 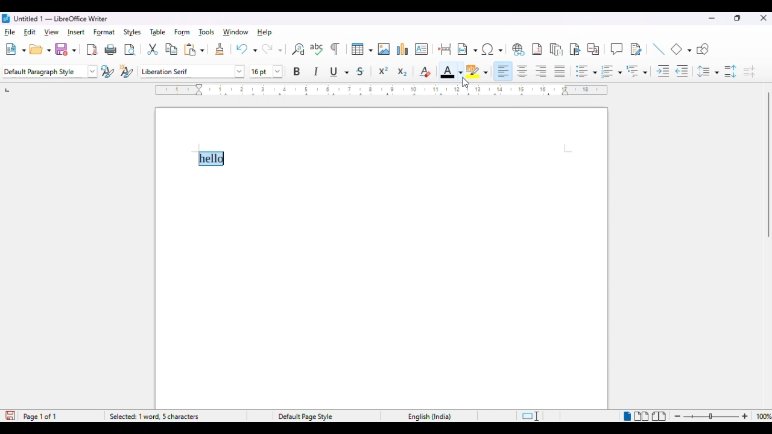 What do you see at coordinates (450, 71) in the screenshot?
I see `font color` at bounding box center [450, 71].